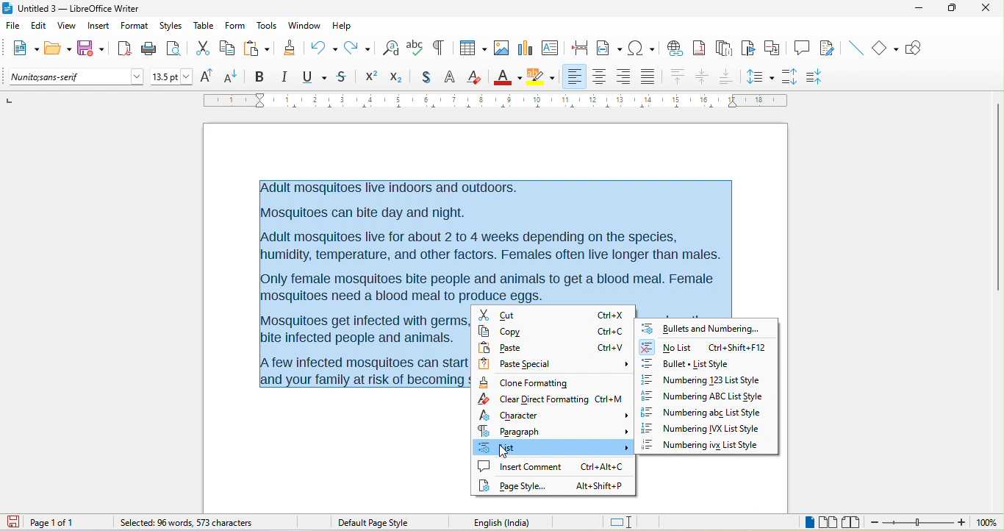  Describe the element at coordinates (828, 47) in the screenshot. I see `show track changes function` at that location.